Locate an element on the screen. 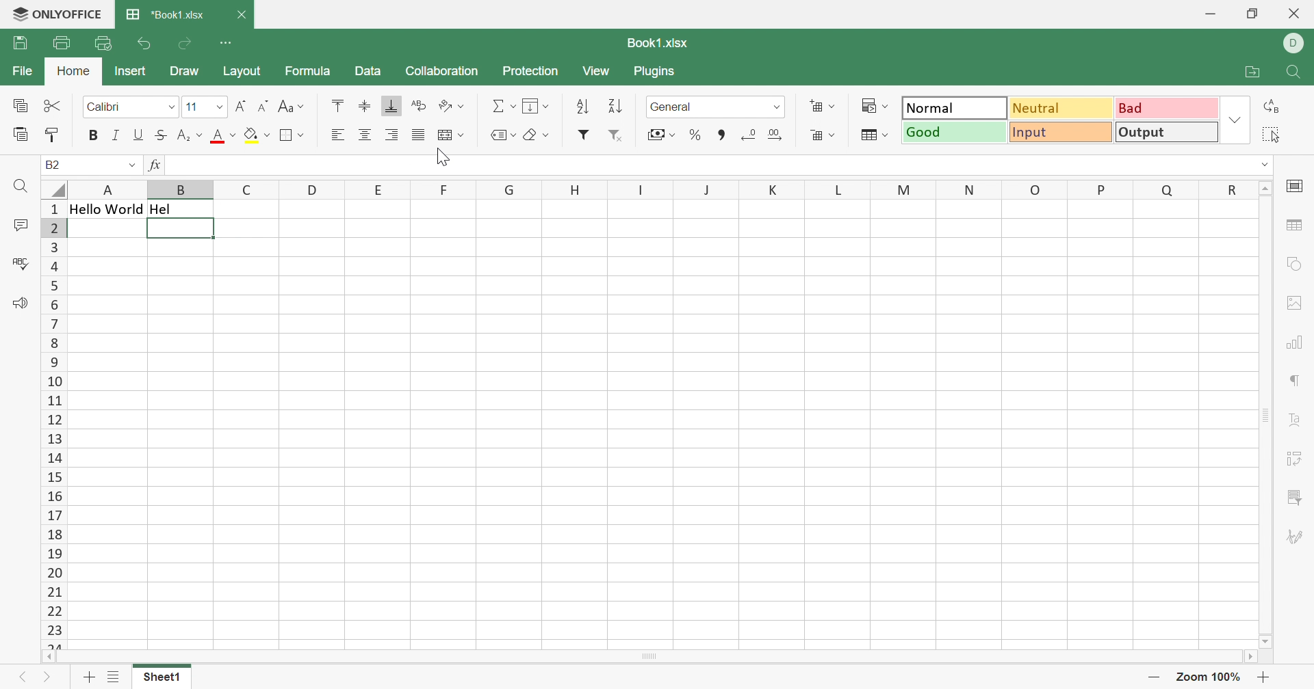 The width and height of the screenshot is (1314, 689). Summation is located at coordinates (504, 107).